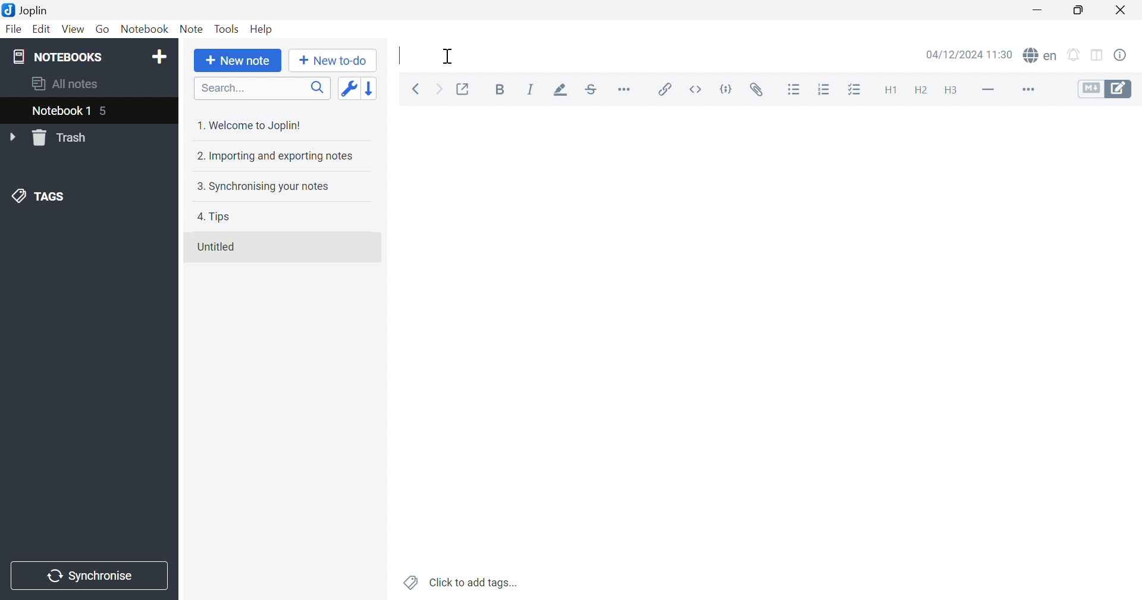  Describe the element at coordinates (399, 57) in the screenshot. I see `Typing` at that location.